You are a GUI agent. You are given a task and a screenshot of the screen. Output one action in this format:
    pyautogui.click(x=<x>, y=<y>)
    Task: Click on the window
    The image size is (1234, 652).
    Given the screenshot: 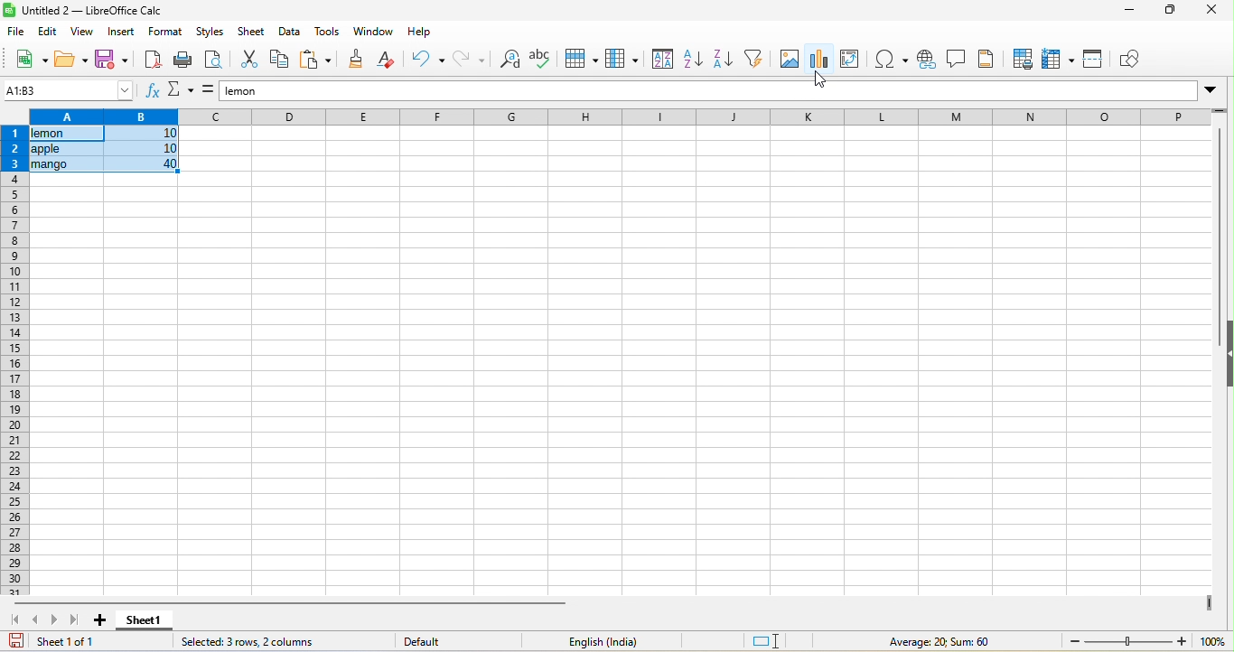 What is the action you would take?
    pyautogui.click(x=375, y=31)
    